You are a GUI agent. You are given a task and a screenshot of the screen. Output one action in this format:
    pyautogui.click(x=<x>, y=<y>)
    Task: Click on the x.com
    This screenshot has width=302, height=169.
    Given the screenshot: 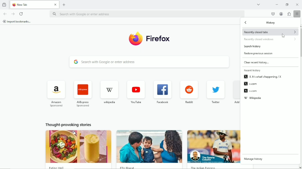 What is the action you would take?
    pyautogui.click(x=251, y=91)
    